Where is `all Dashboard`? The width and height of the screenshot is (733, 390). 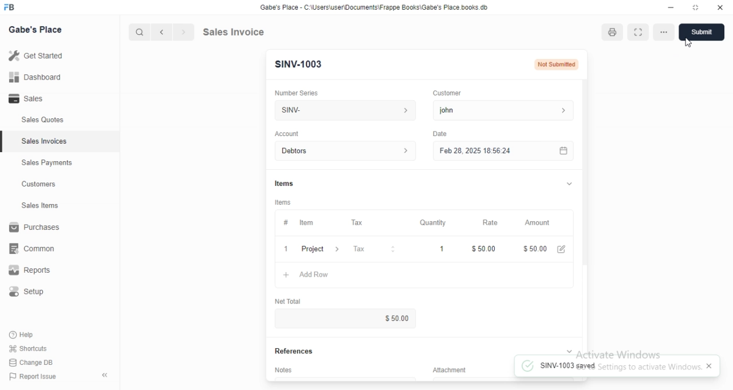 all Dashboard is located at coordinates (40, 81).